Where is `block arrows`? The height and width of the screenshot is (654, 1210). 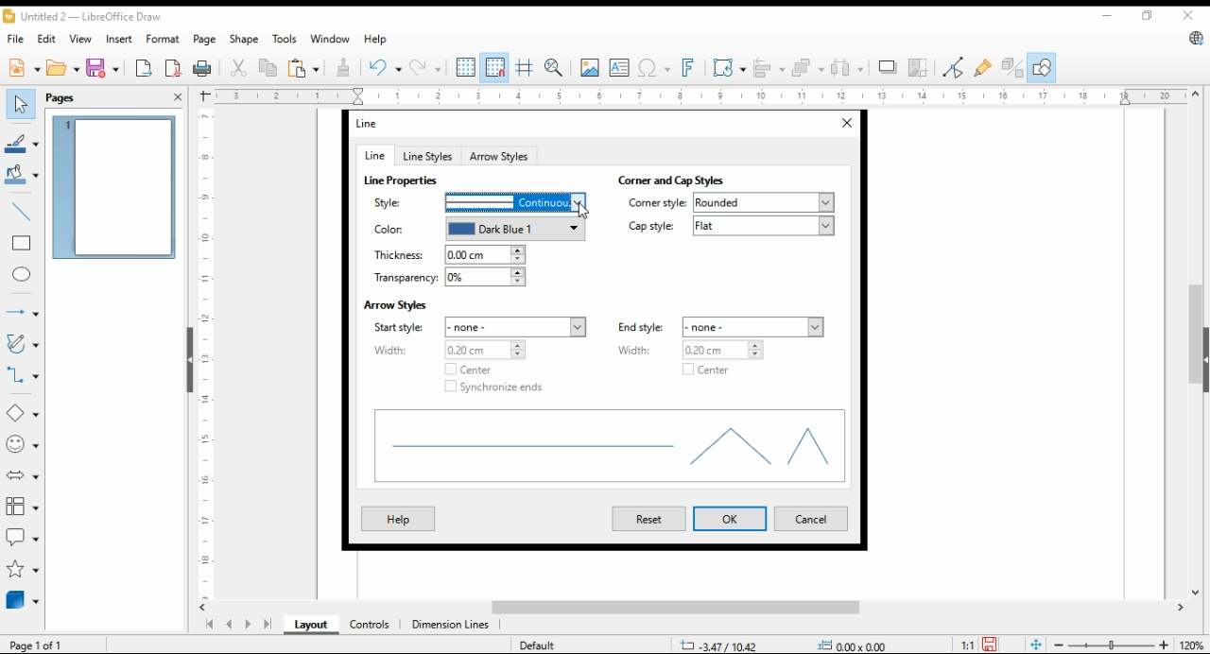
block arrows is located at coordinates (25, 475).